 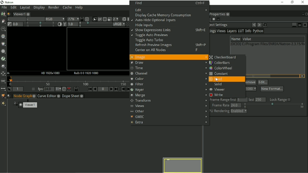 I want to click on Help, so click(x=79, y=8).